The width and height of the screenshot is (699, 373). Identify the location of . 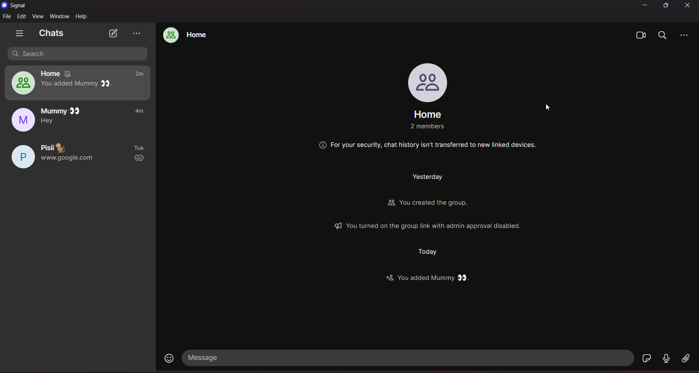
(429, 127).